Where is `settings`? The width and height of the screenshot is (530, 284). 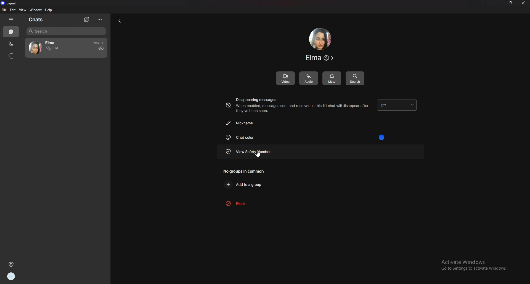
settings is located at coordinates (11, 264).